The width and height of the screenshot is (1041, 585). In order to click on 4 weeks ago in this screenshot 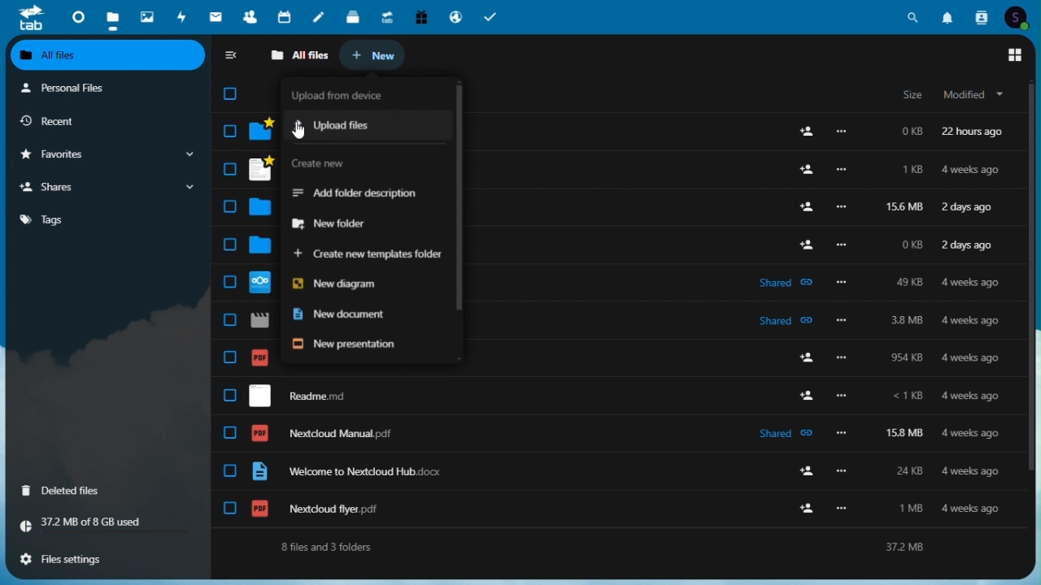, I will do `click(969, 171)`.